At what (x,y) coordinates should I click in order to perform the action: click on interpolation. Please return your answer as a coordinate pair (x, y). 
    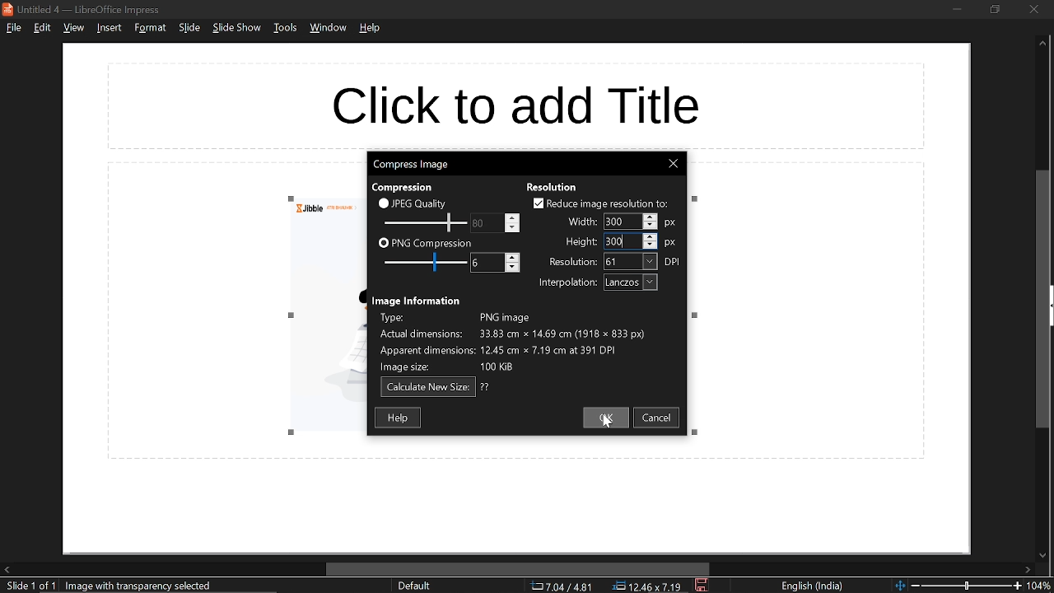
    Looking at the image, I should click on (630, 282).